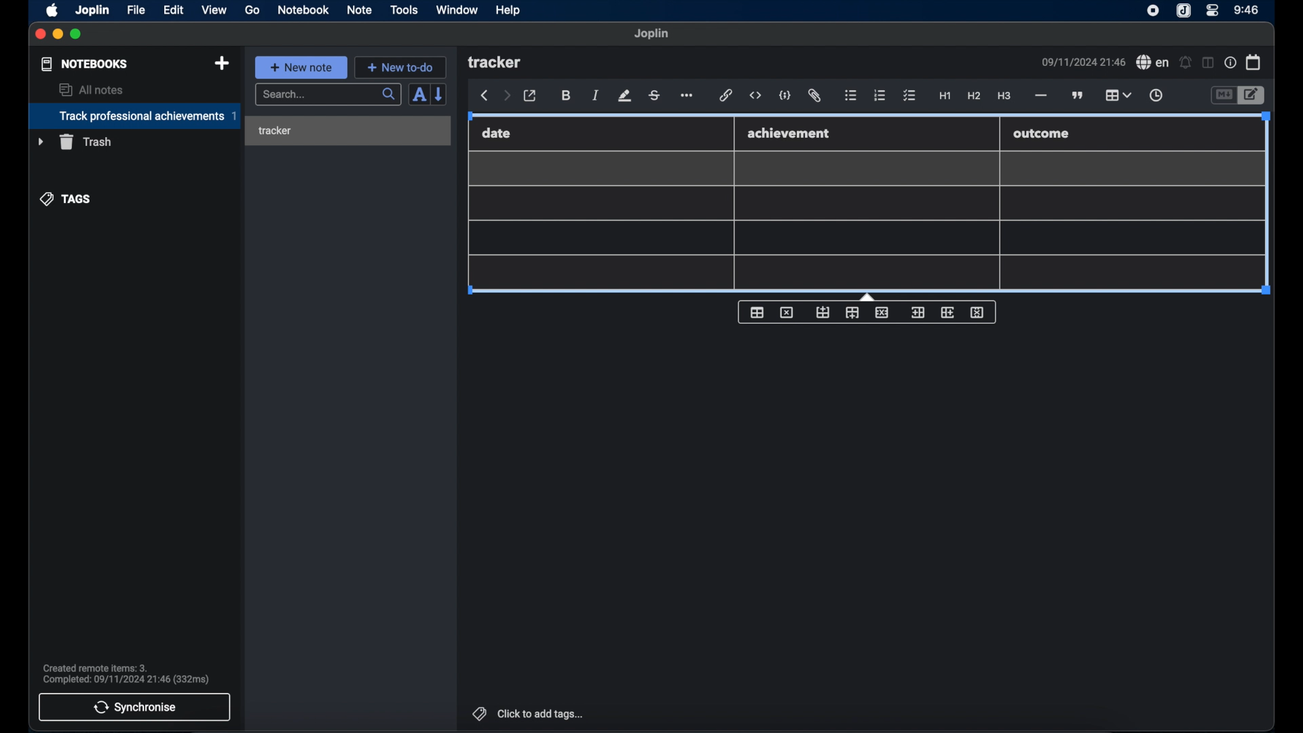  I want to click on new notebook, so click(222, 63).